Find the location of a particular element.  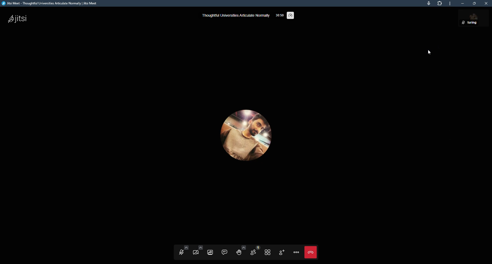

minimize is located at coordinates (462, 4).